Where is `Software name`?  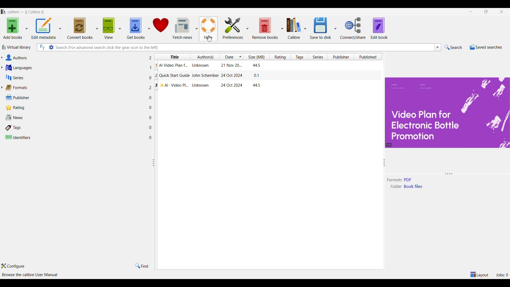
Software name is located at coordinates (26, 12).